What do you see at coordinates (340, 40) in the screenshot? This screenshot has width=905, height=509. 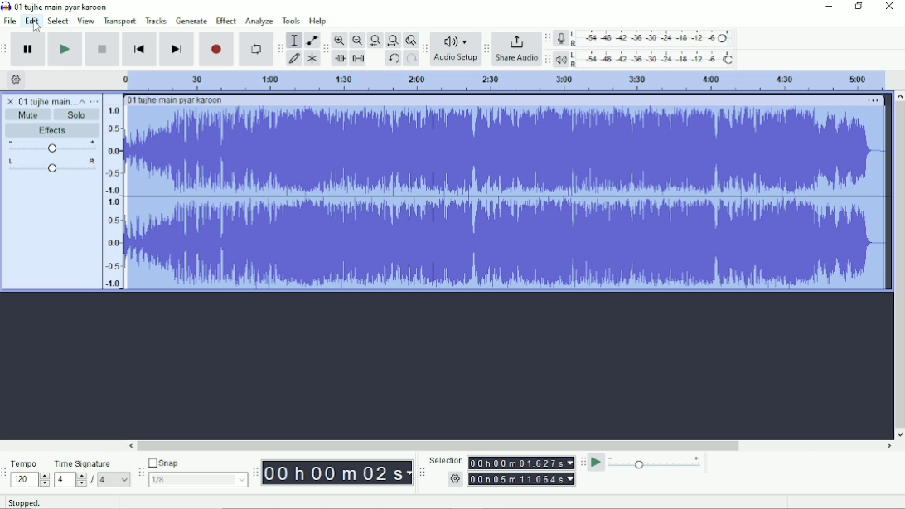 I see `Zoom In` at bounding box center [340, 40].